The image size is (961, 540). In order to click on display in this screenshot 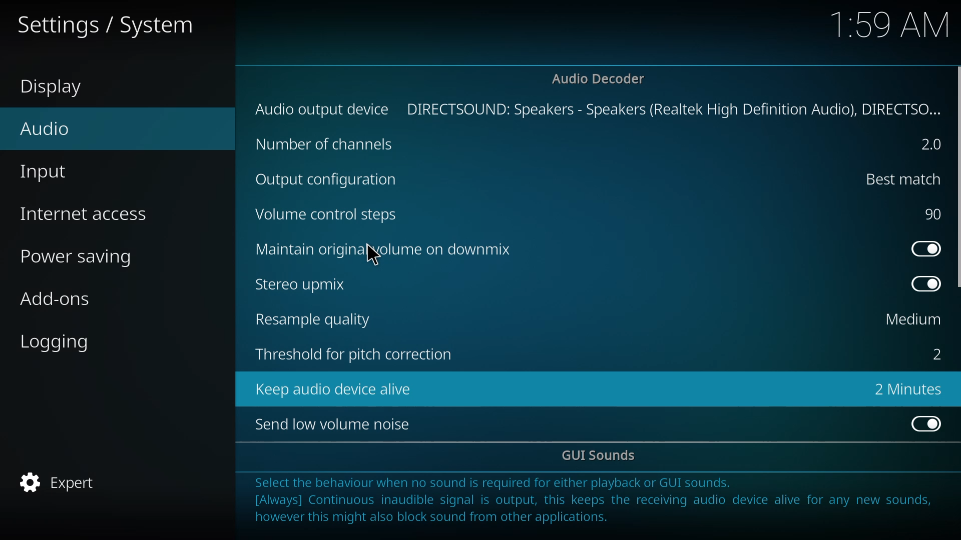, I will do `click(55, 88)`.